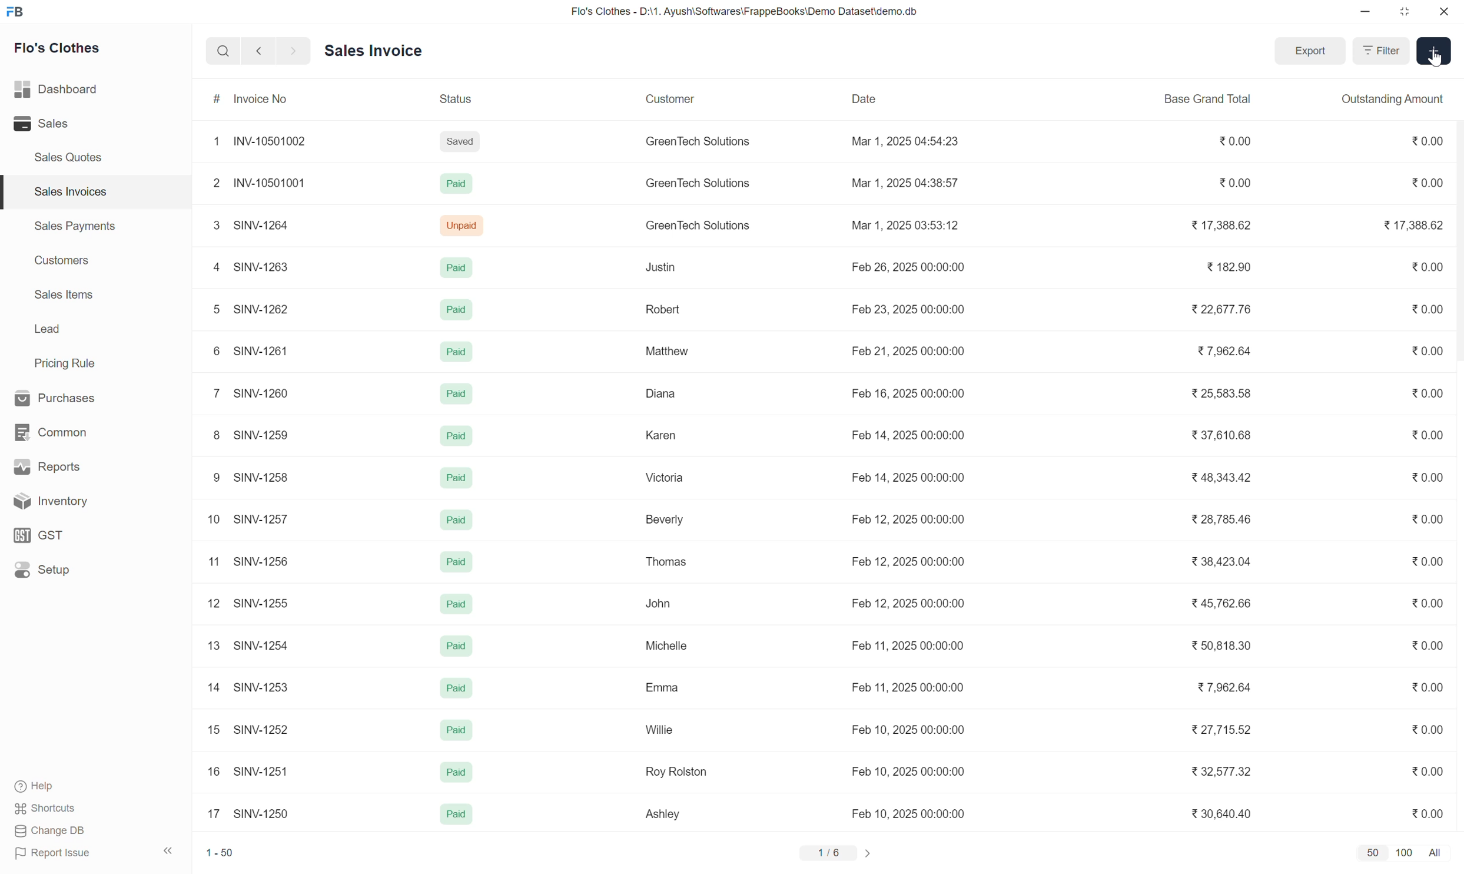 This screenshot has width=1464, height=874. What do you see at coordinates (915, 437) in the screenshot?
I see `Feb 14, 2025 00:00:00` at bounding box center [915, 437].